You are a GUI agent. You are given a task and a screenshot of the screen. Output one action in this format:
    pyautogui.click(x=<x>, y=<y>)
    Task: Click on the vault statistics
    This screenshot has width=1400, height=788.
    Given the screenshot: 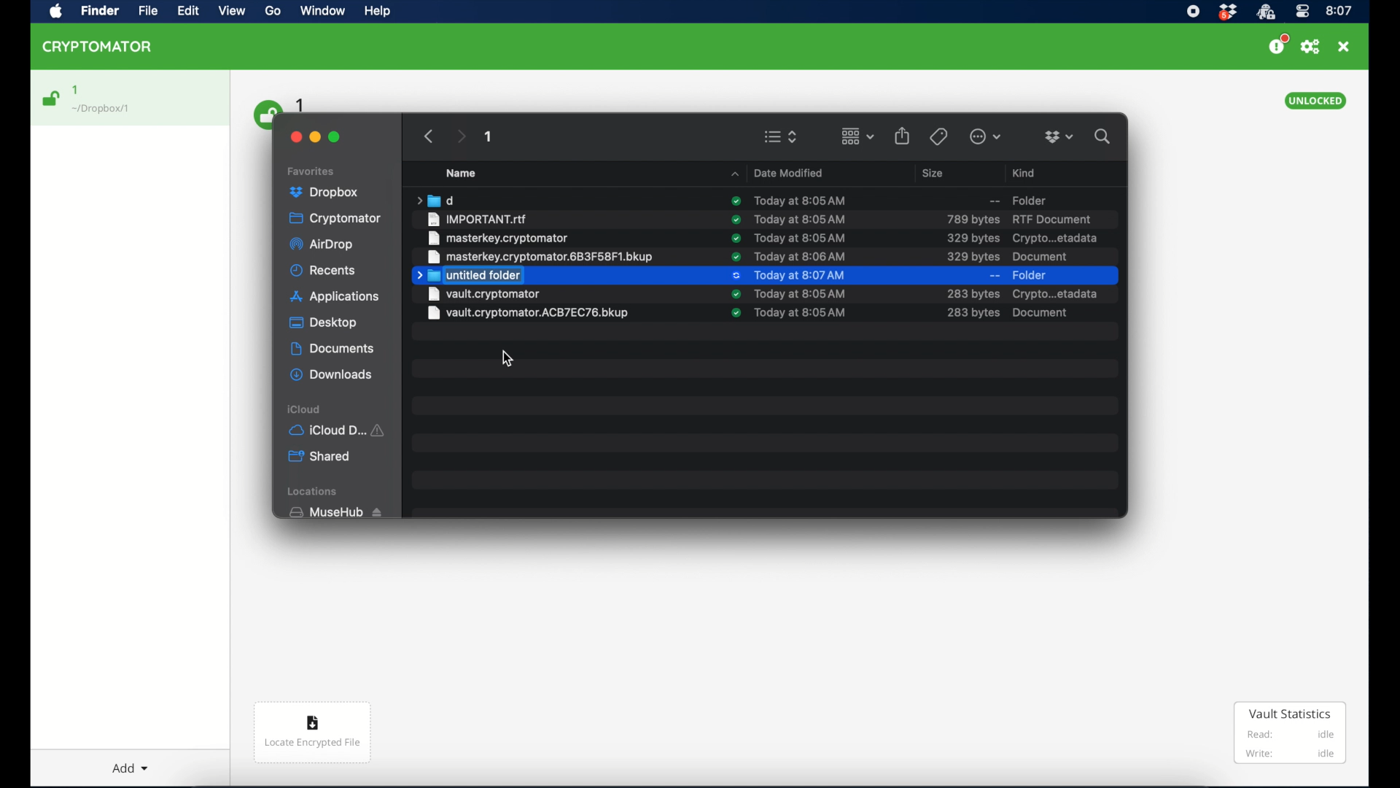 What is the action you would take?
    pyautogui.click(x=1290, y=734)
    